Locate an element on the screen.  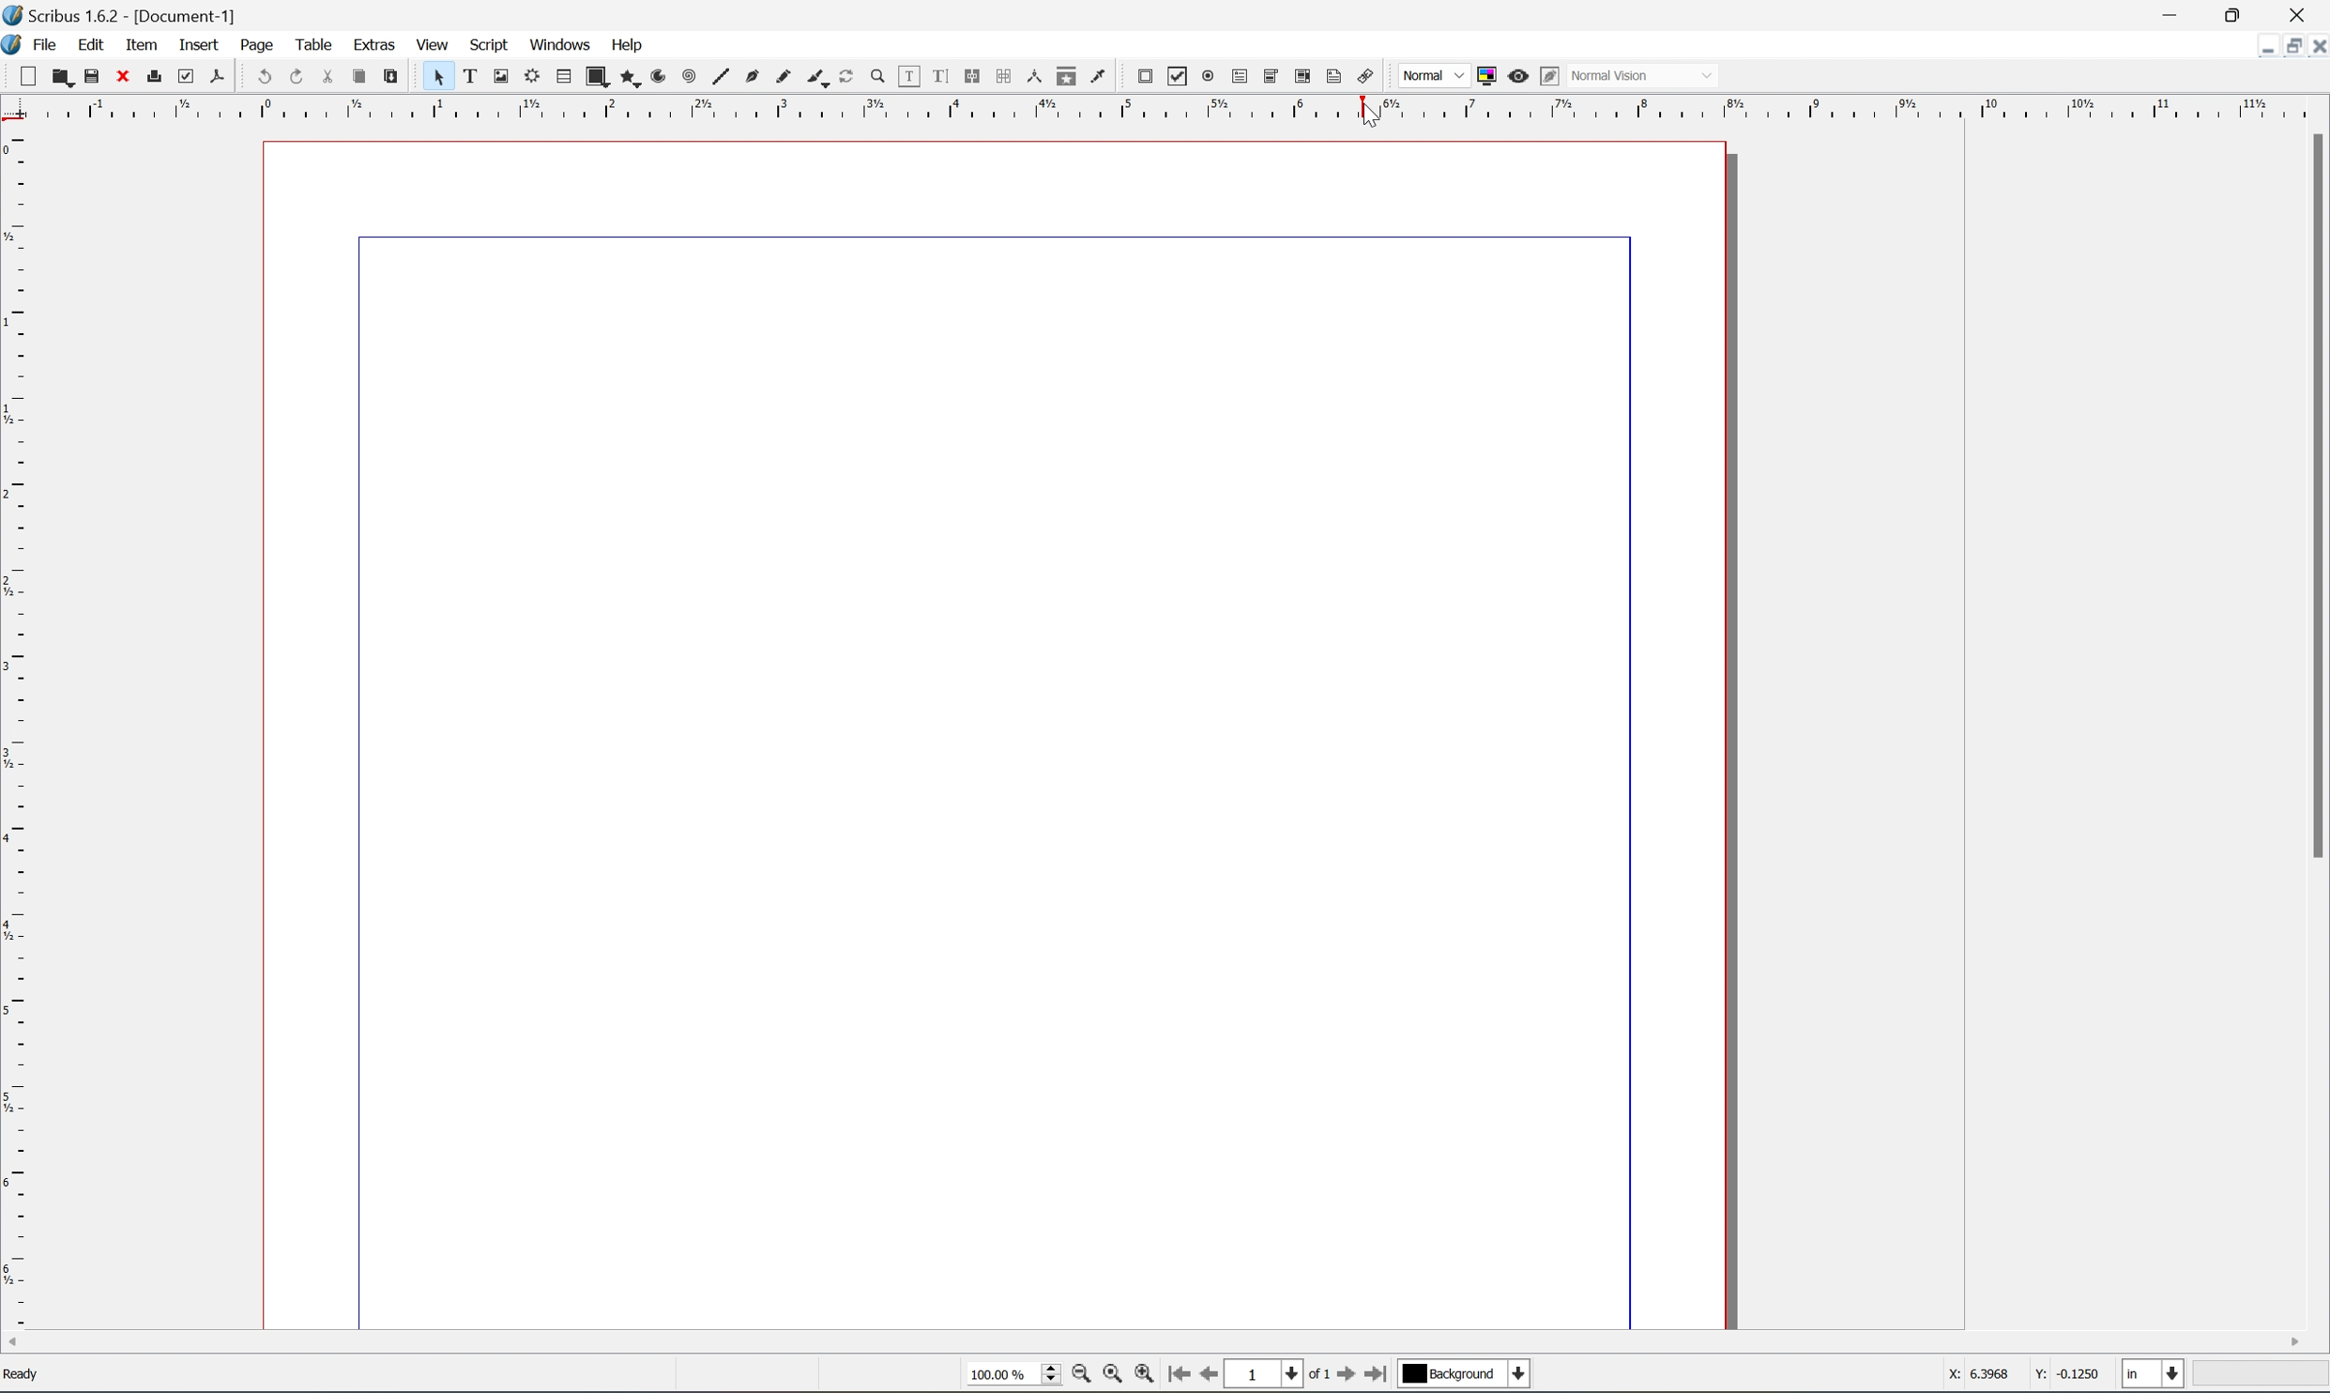
spiral is located at coordinates (689, 78).